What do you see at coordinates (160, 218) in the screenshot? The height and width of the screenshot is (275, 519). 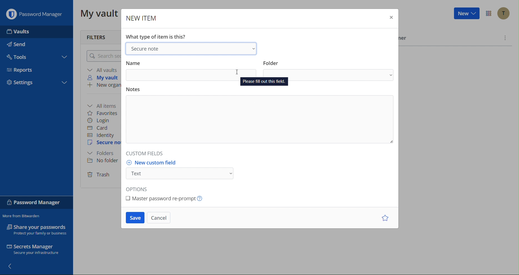 I see `Cancel` at bounding box center [160, 218].